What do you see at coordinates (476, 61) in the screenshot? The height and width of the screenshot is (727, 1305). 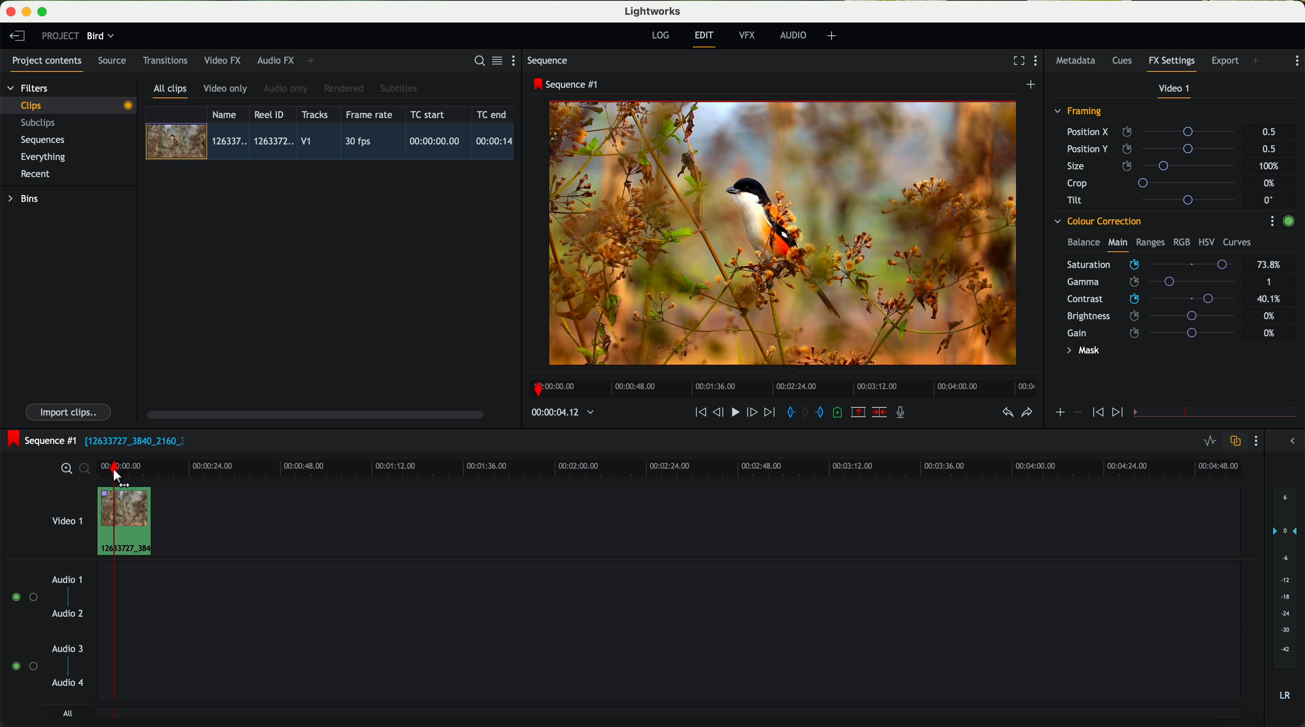 I see `search for assets or bins` at bounding box center [476, 61].